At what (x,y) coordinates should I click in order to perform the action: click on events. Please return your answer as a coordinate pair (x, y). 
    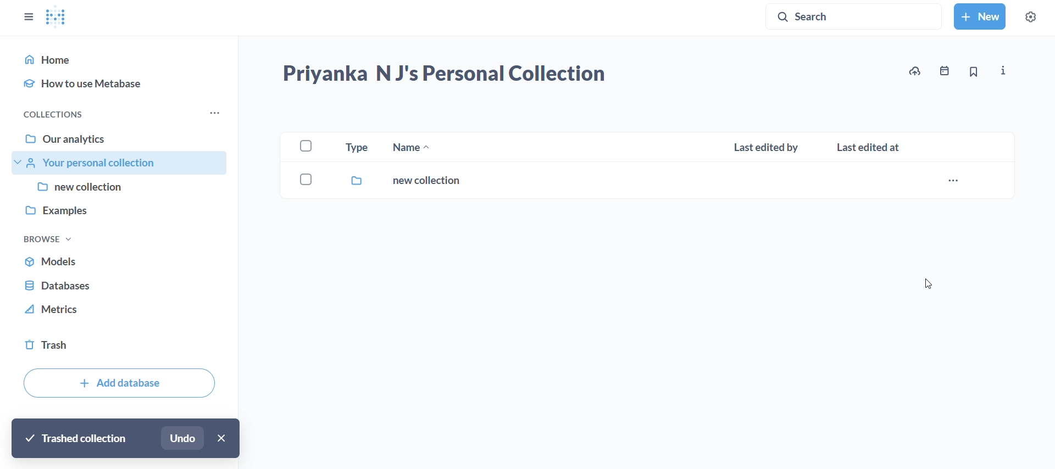
    Looking at the image, I should click on (945, 72).